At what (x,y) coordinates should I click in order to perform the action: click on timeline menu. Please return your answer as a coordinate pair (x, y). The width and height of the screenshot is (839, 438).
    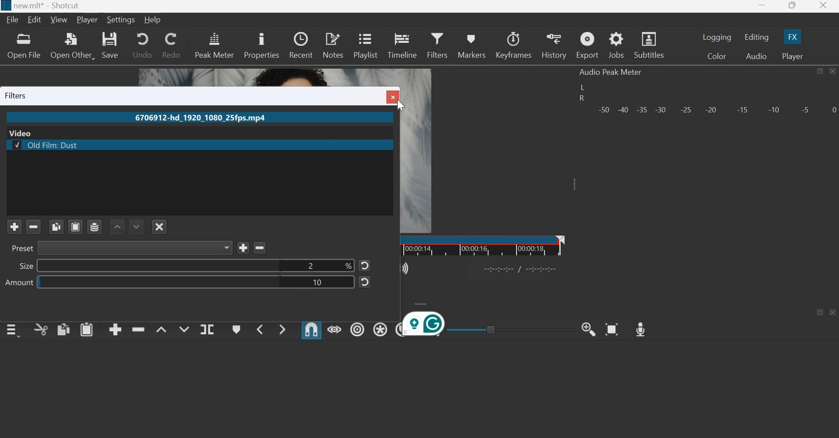
    Looking at the image, I should click on (15, 330).